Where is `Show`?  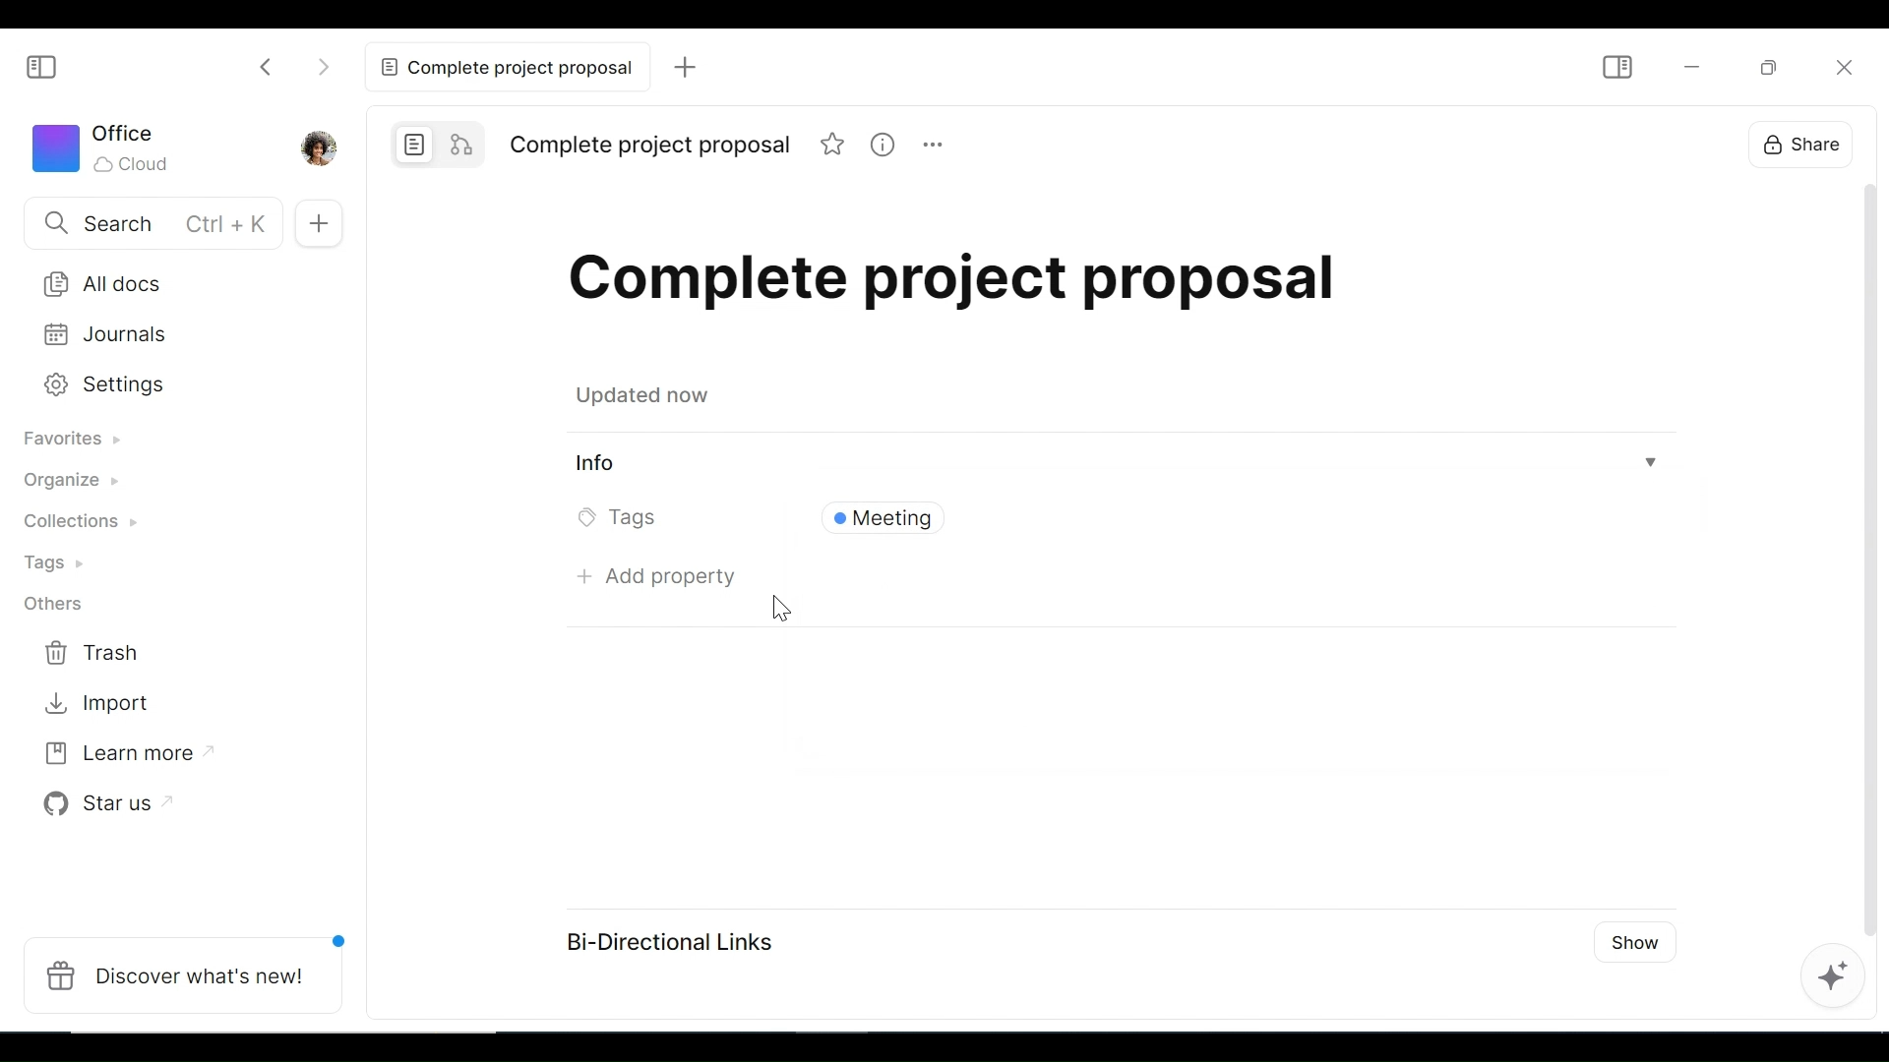
Show is located at coordinates (1636, 944).